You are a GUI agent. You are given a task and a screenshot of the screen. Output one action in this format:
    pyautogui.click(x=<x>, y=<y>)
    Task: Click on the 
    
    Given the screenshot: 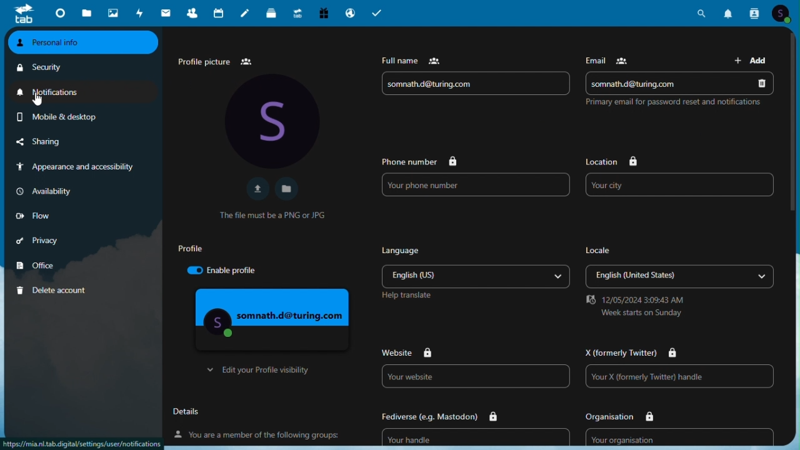 What is the action you would take?
    pyautogui.click(x=472, y=282)
    